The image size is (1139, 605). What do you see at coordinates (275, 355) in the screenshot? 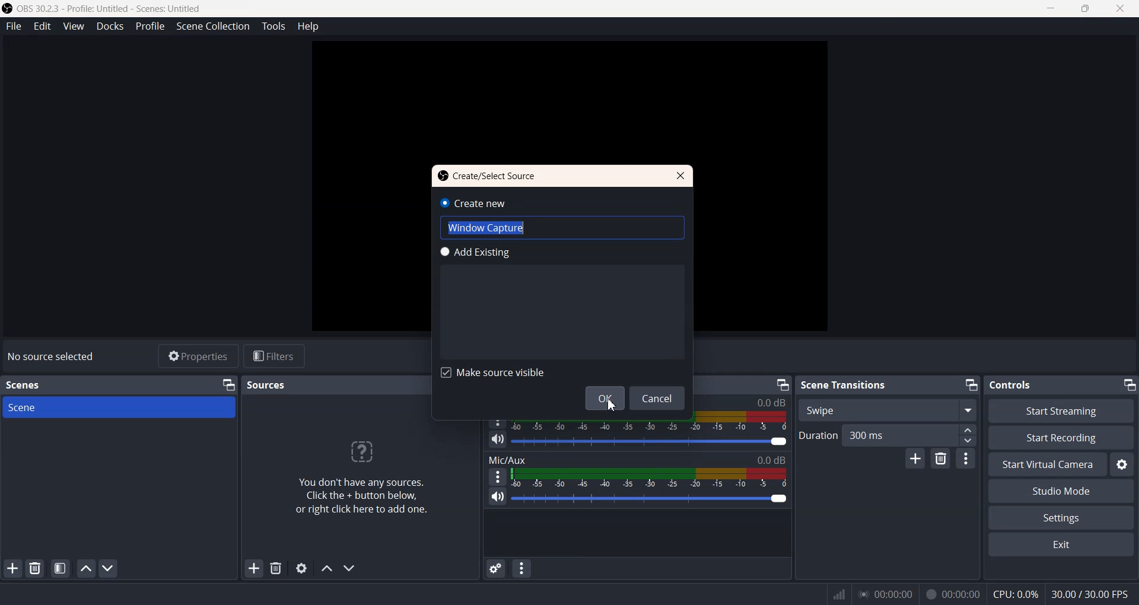
I see `Filters` at bounding box center [275, 355].